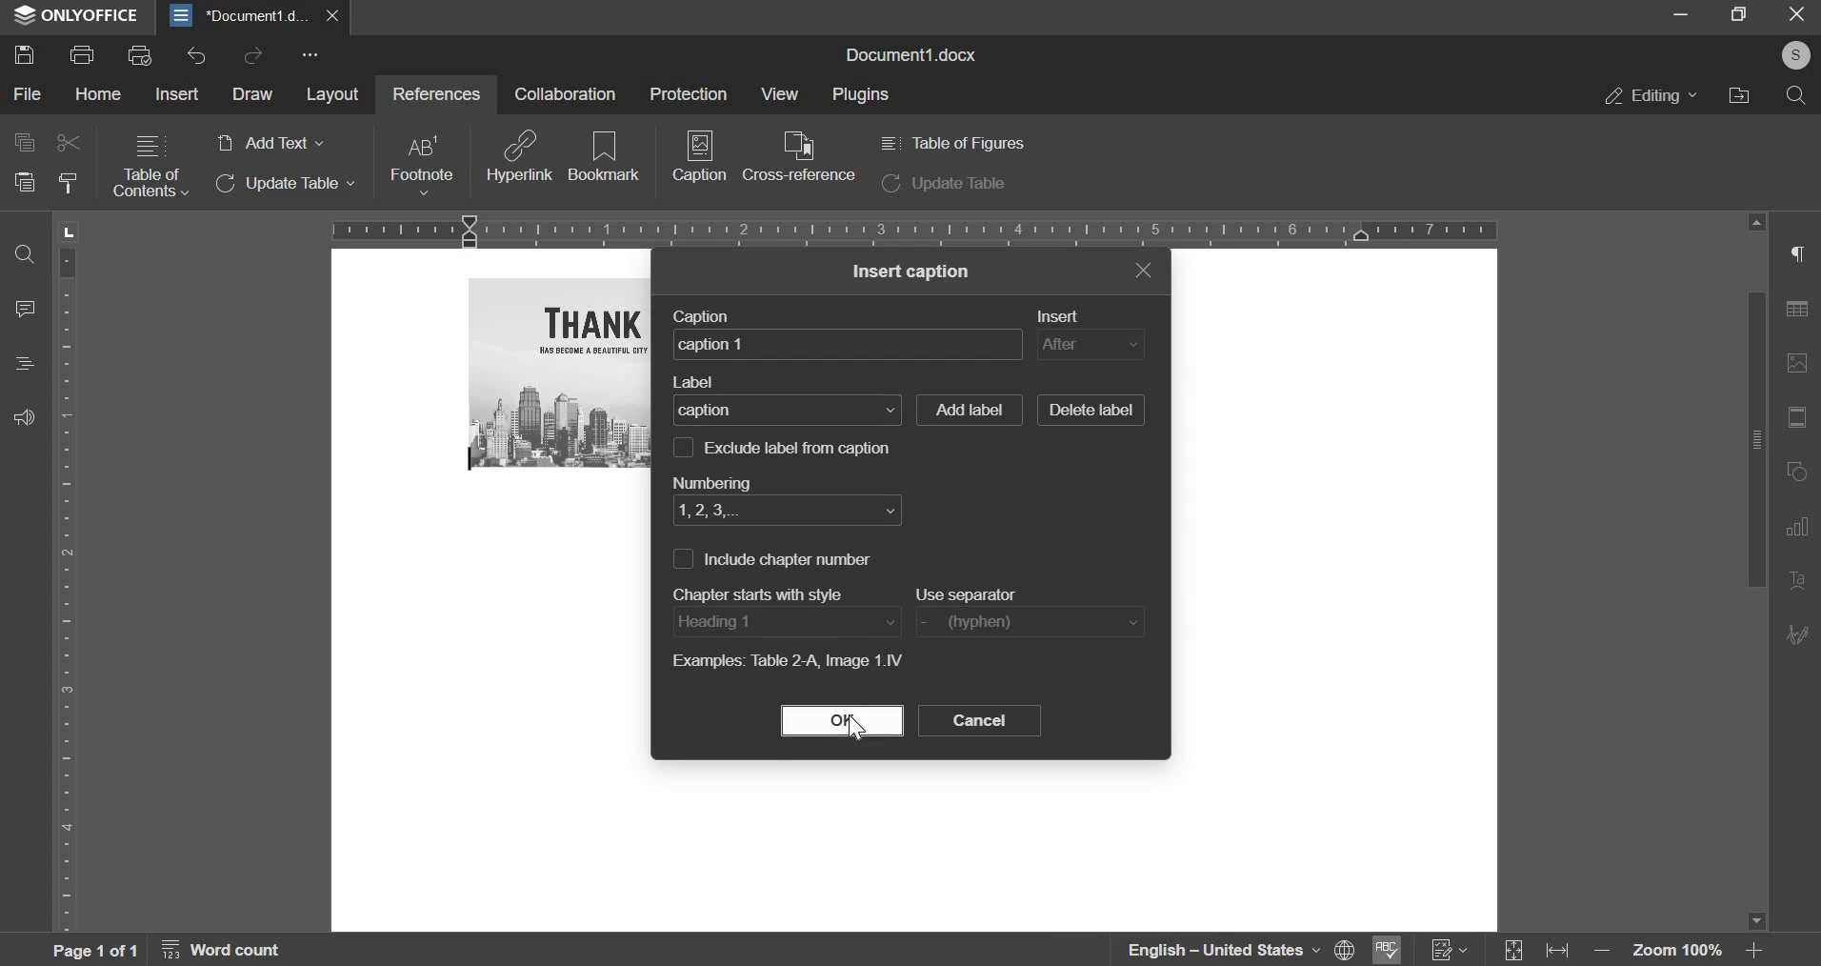 This screenshot has width=1821, height=966. What do you see at coordinates (1799, 582) in the screenshot?
I see `Text` at bounding box center [1799, 582].